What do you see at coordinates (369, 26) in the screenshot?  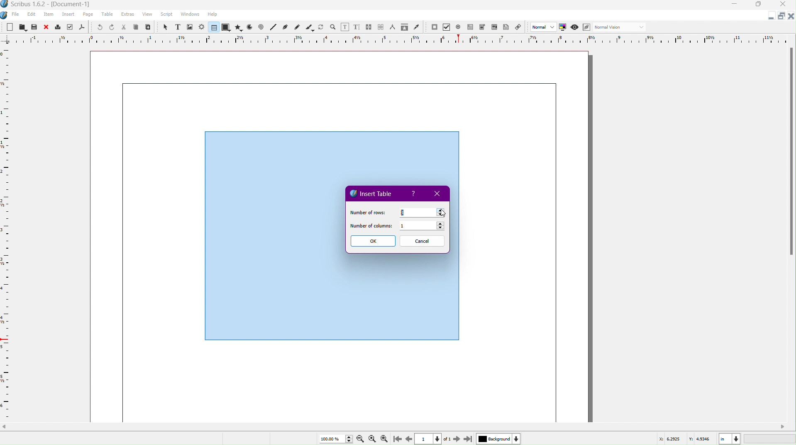 I see `Link Text Frames` at bounding box center [369, 26].